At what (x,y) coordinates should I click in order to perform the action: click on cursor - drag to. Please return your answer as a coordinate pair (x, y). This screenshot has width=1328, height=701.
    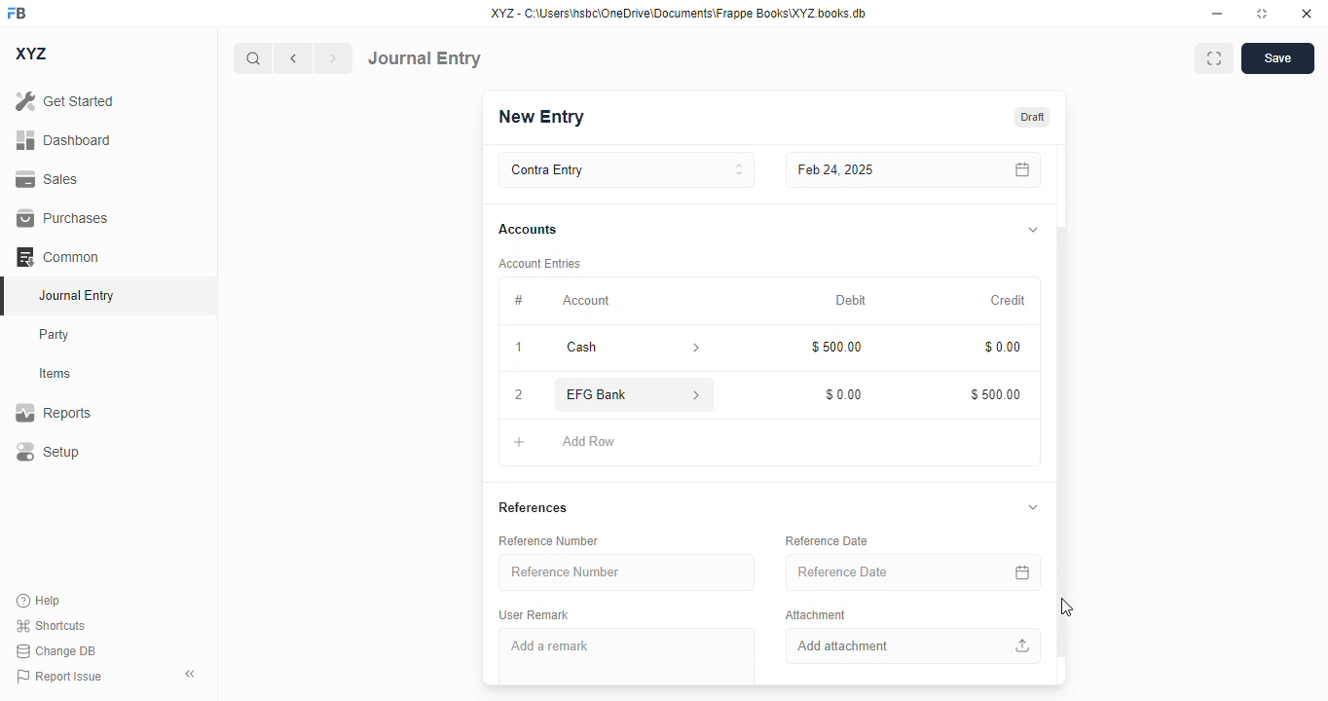
    Looking at the image, I should click on (1068, 608).